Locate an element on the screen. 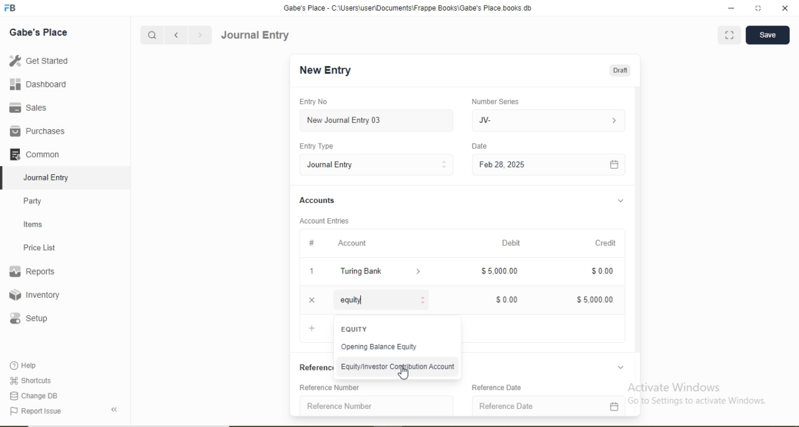  Logo is located at coordinates (11, 8).